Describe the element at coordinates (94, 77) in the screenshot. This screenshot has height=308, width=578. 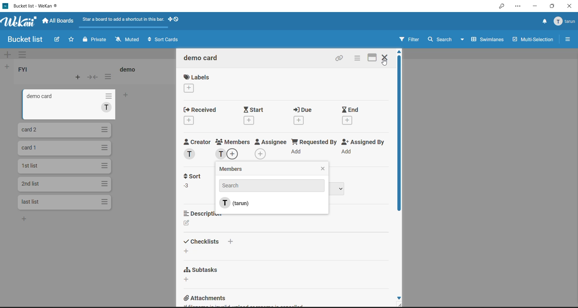
I see `collapse` at that location.